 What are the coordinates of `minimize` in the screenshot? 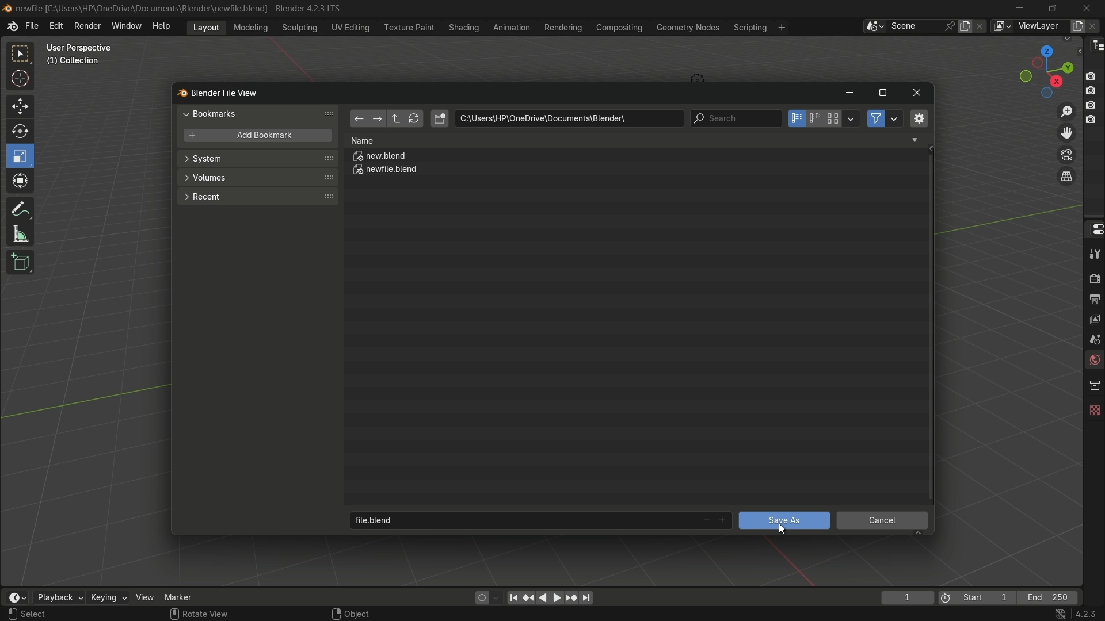 It's located at (1020, 8).